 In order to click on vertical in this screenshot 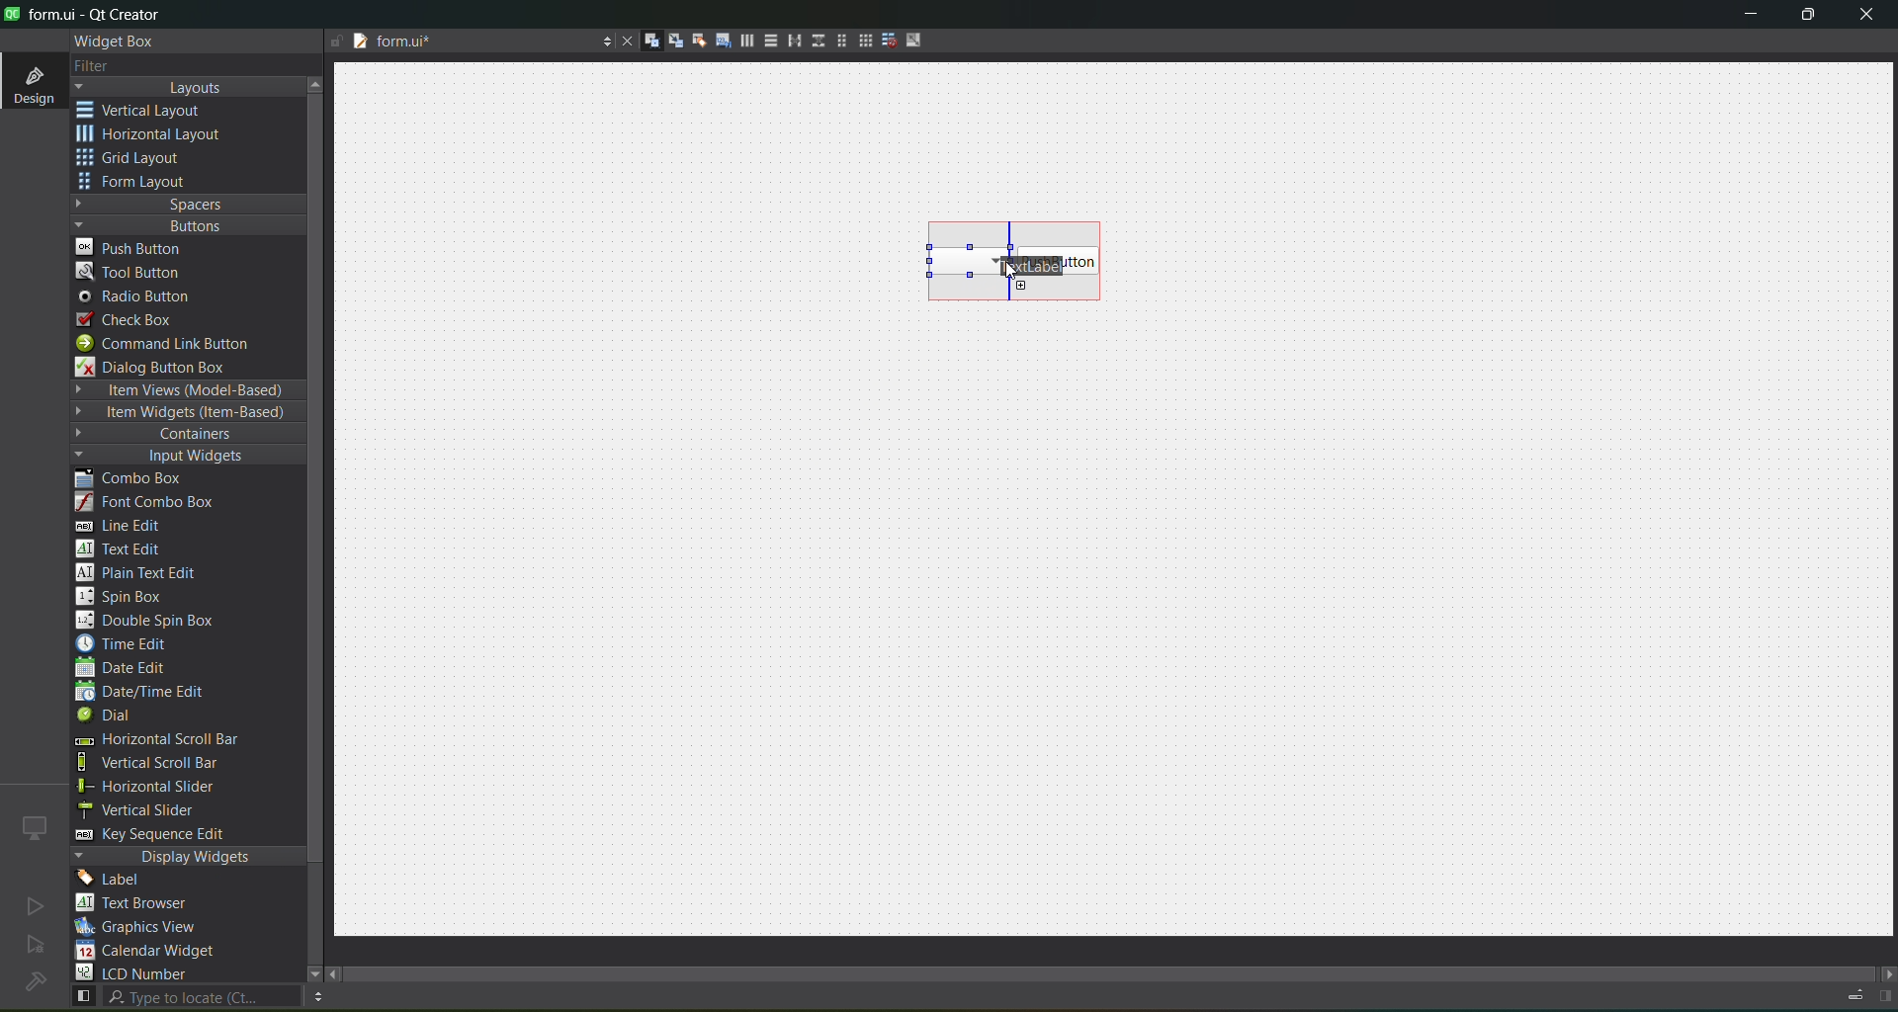, I will do `click(153, 111)`.